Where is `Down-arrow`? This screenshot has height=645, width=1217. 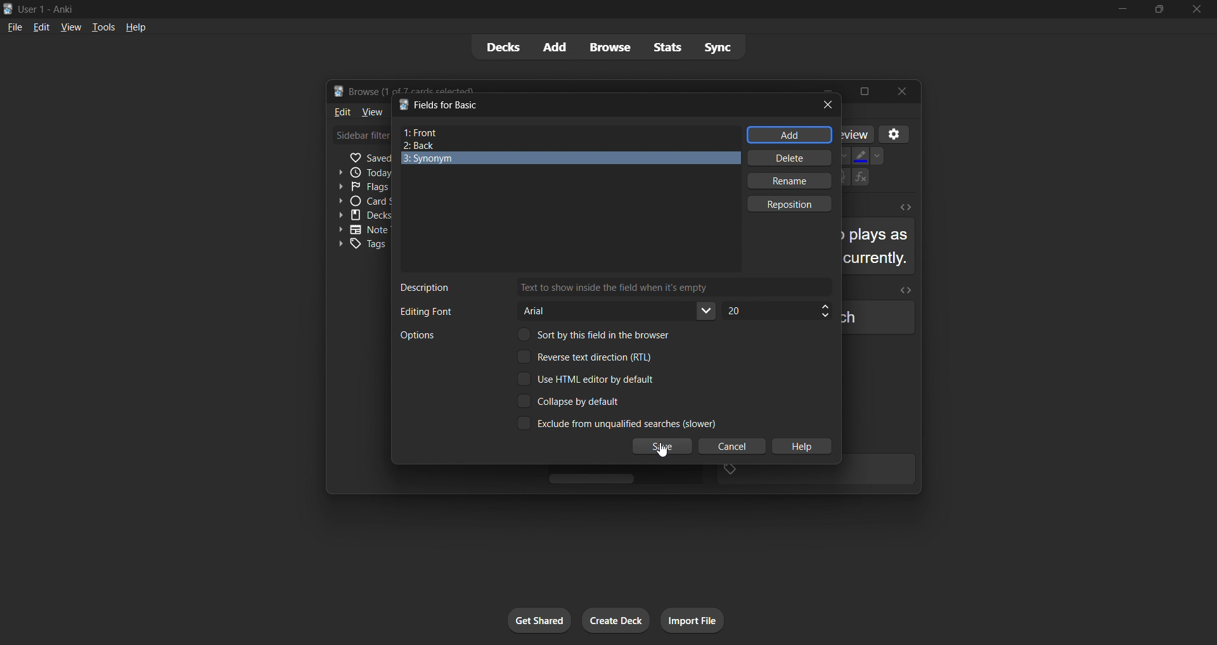
Down-arrow is located at coordinates (880, 155).